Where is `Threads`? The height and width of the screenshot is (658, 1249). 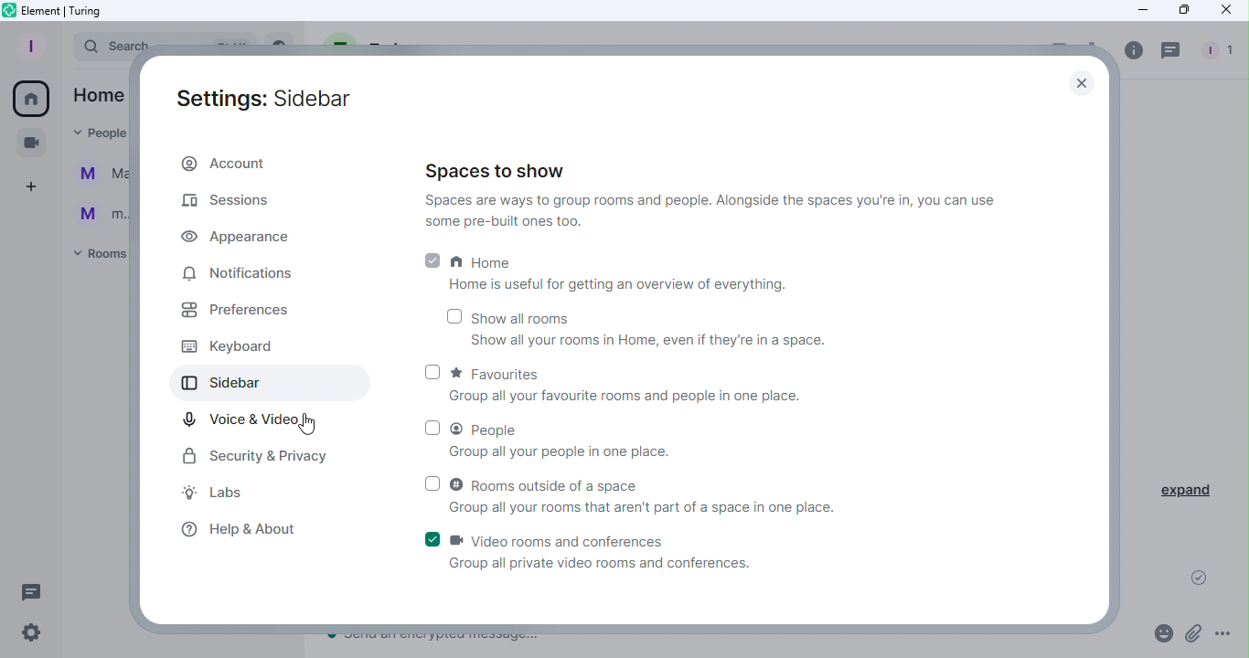 Threads is located at coordinates (34, 591).